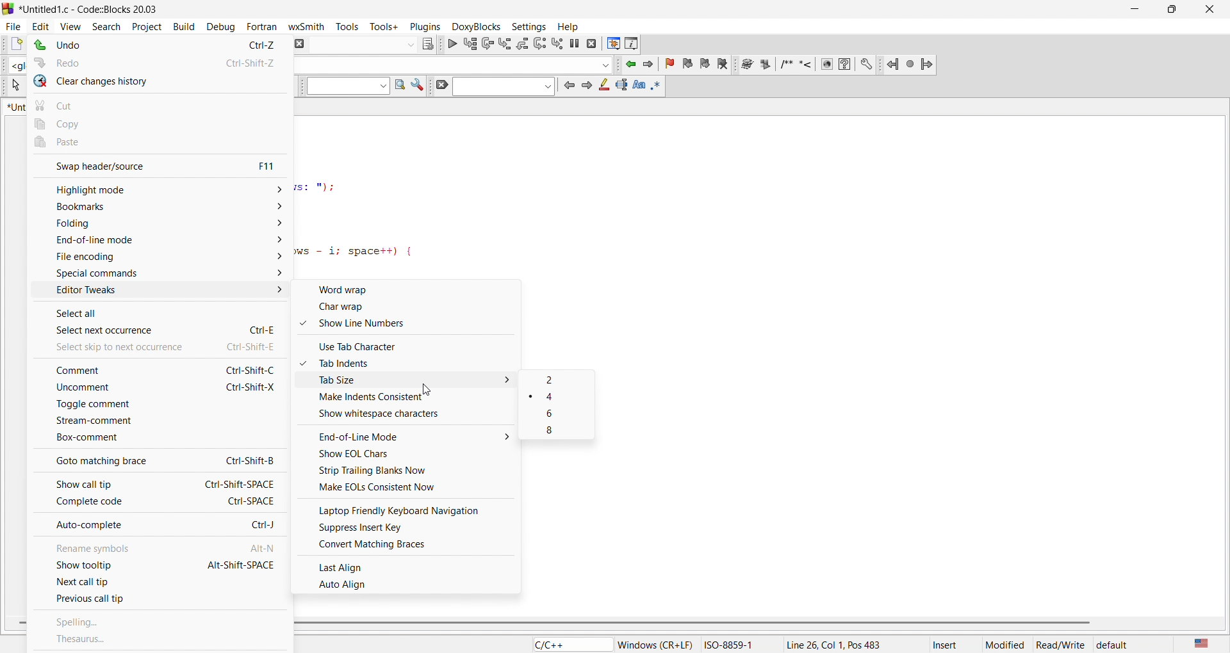 Image resolution: width=1230 pixels, height=653 pixels. What do you see at coordinates (109, 485) in the screenshot?
I see `show call tip ` at bounding box center [109, 485].